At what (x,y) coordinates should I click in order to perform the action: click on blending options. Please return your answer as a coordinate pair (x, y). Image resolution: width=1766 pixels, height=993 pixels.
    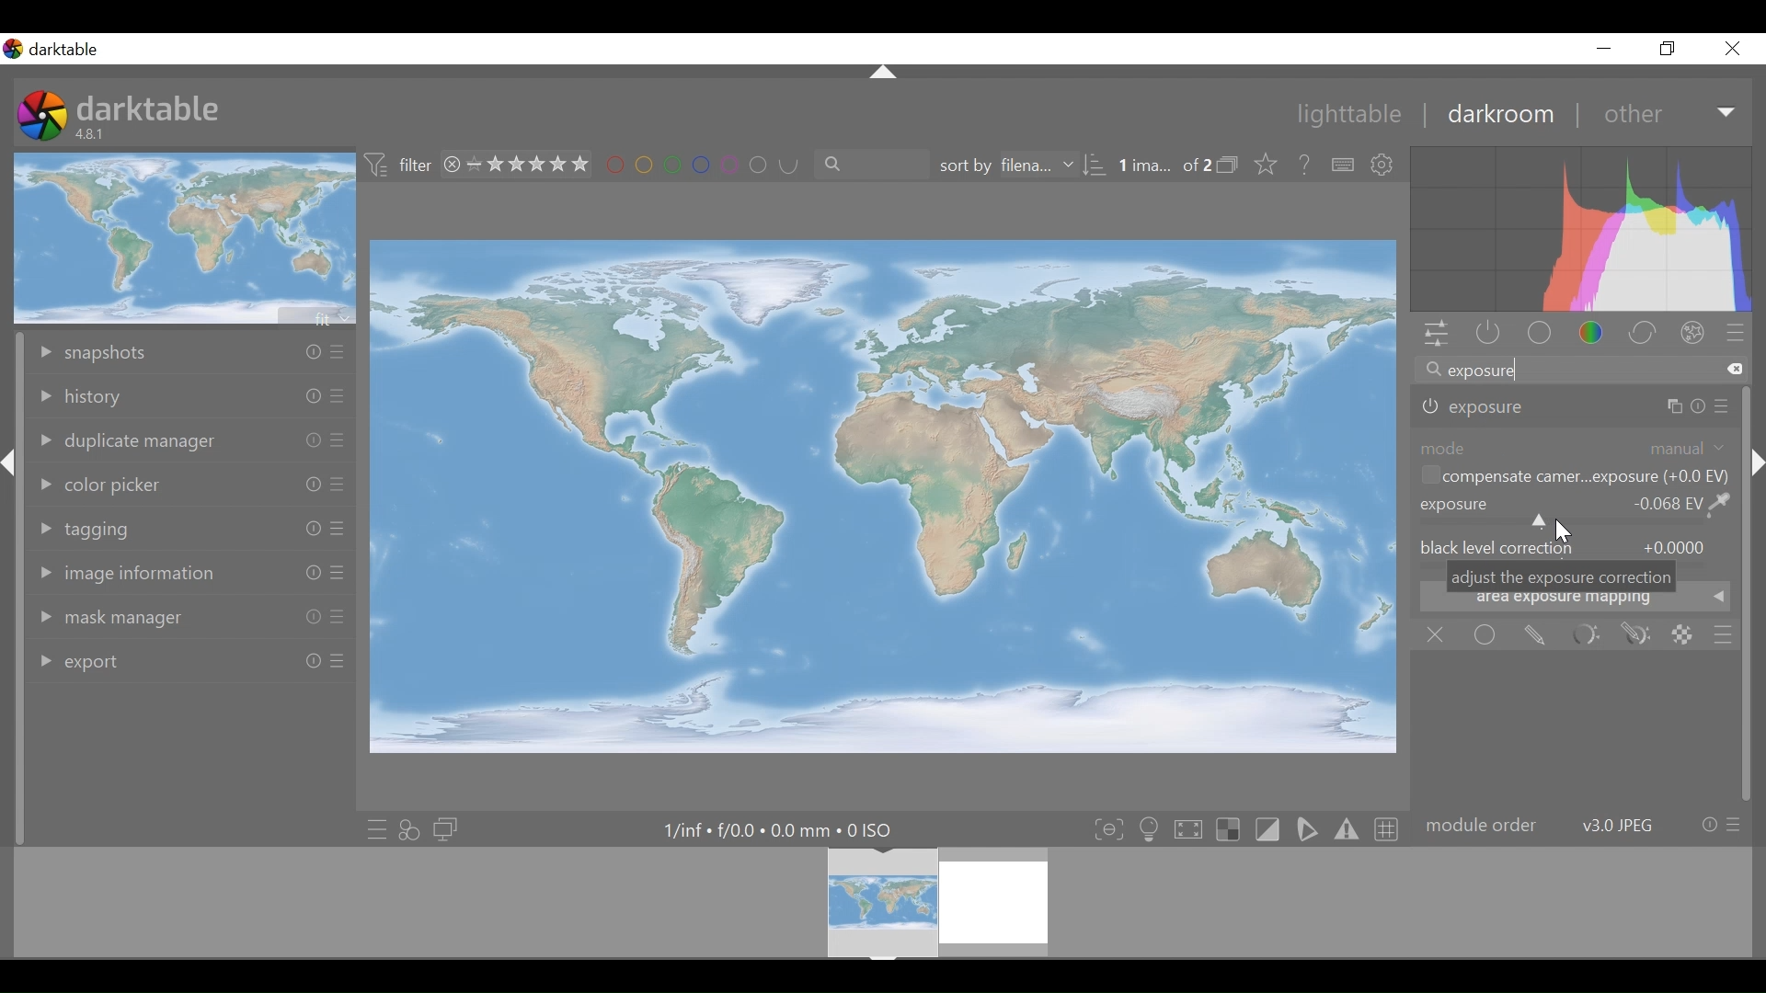
    Looking at the image, I should click on (1725, 634).